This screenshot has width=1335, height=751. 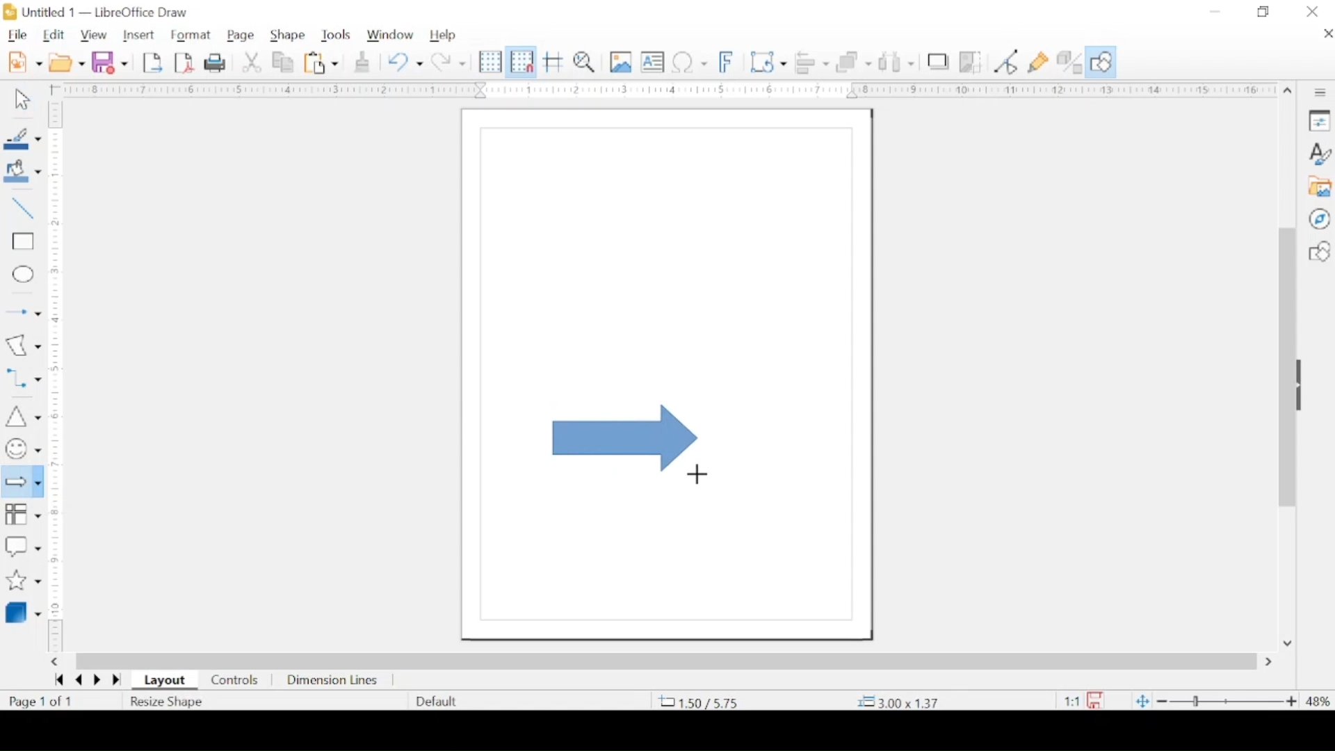 What do you see at coordinates (138, 35) in the screenshot?
I see `insert` at bounding box center [138, 35].